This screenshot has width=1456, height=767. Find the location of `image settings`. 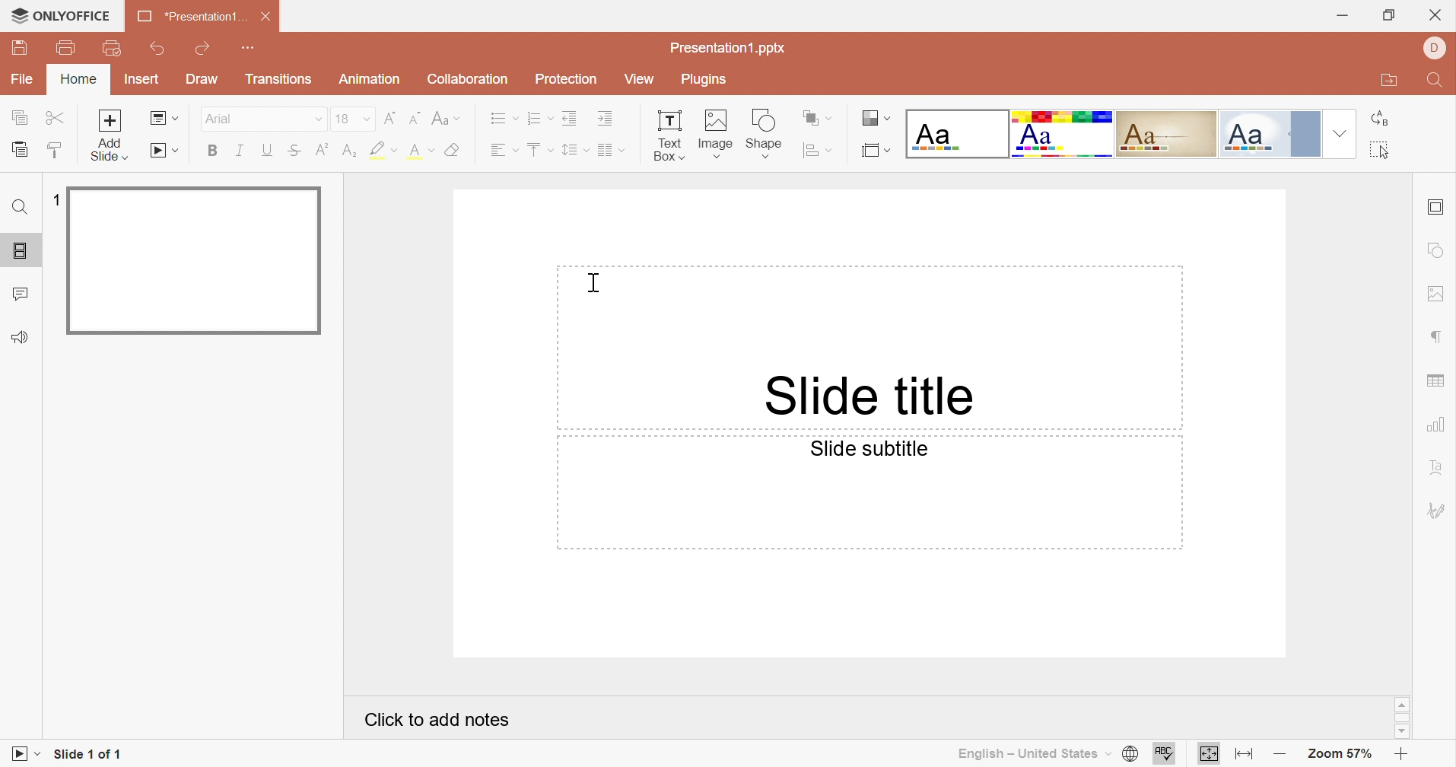

image settings is located at coordinates (1438, 291).